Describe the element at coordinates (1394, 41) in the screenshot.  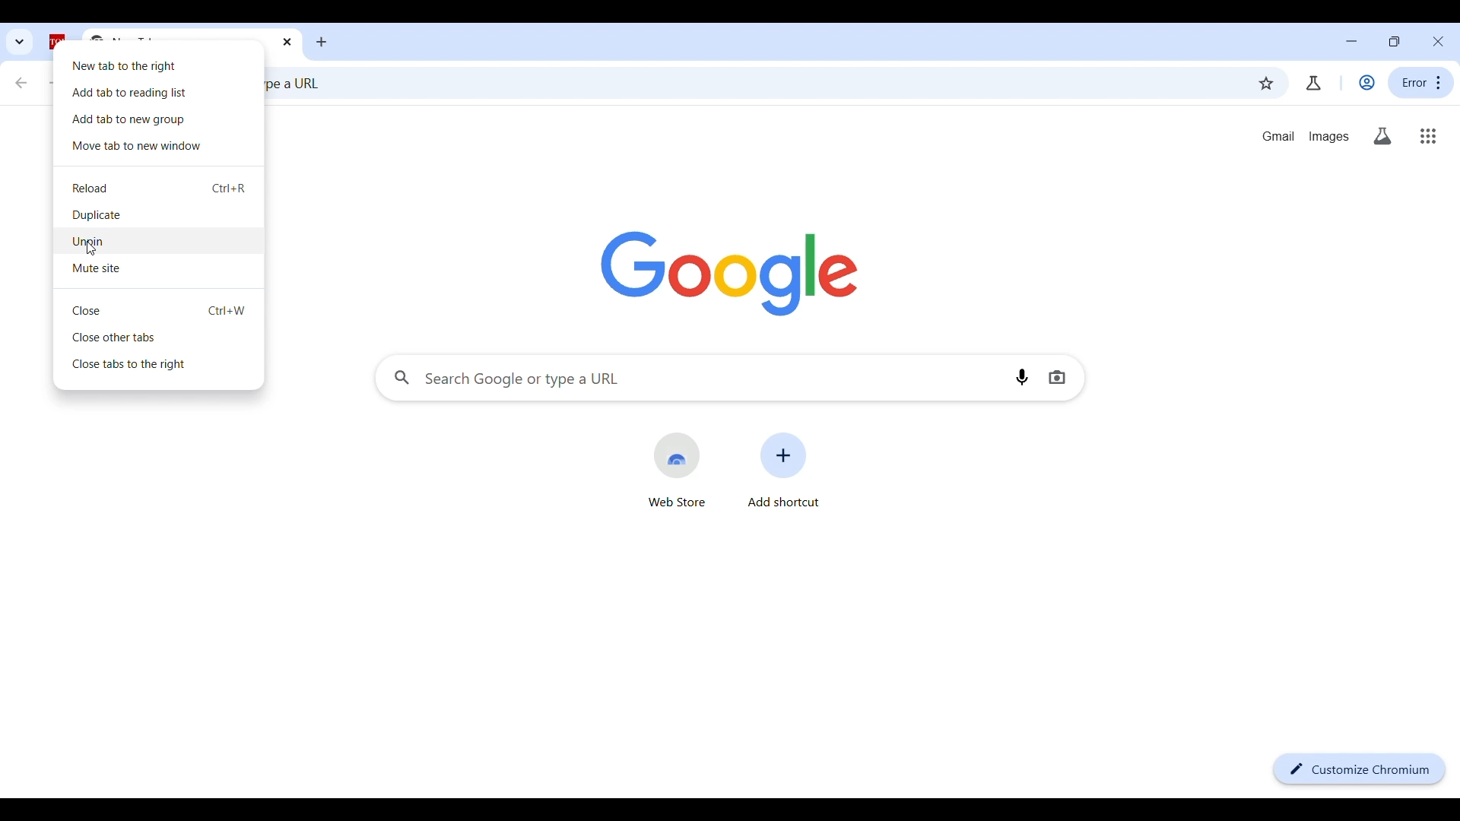
I see `Show interface in a smaller tab` at that location.